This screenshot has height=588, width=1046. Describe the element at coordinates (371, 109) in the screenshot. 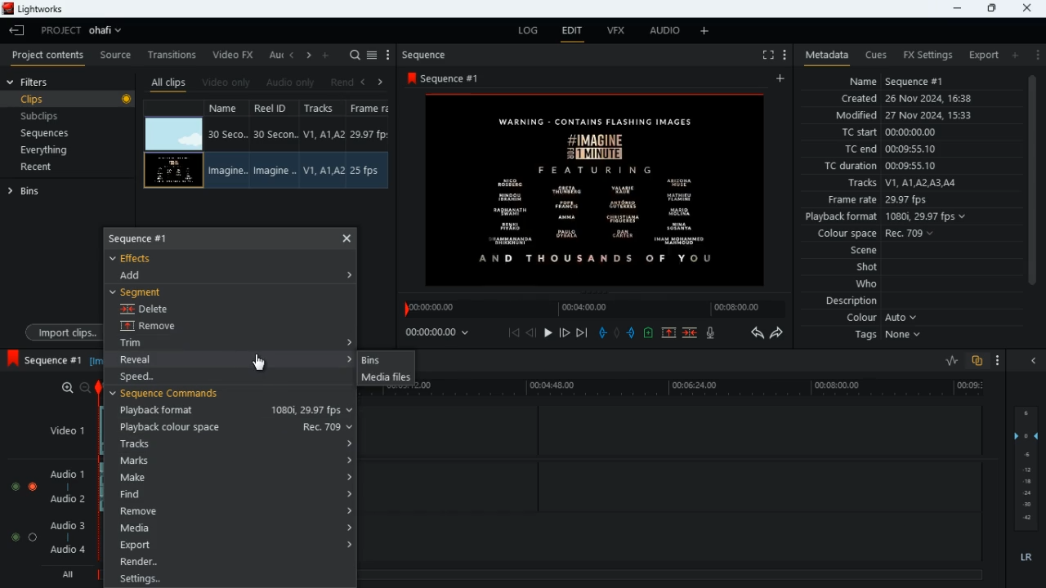

I see `fps` at that location.